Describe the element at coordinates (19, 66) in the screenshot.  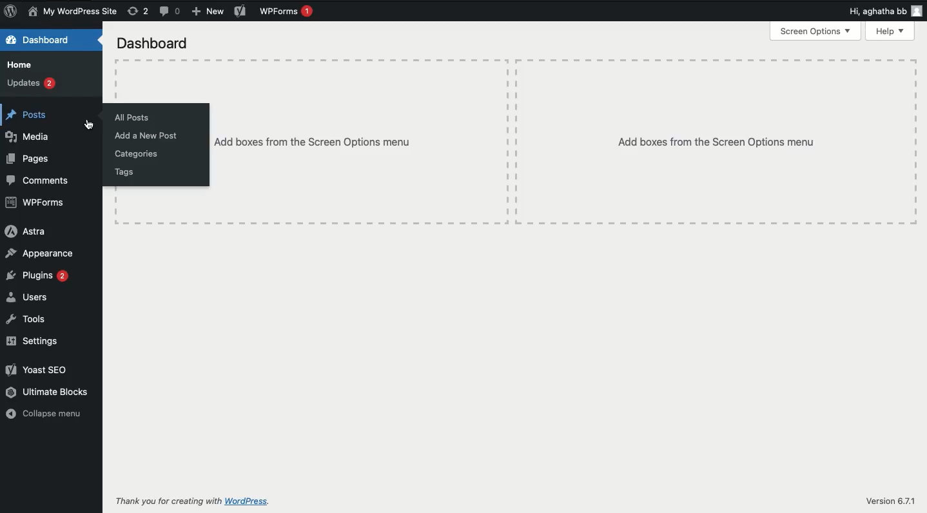
I see `Home` at that location.